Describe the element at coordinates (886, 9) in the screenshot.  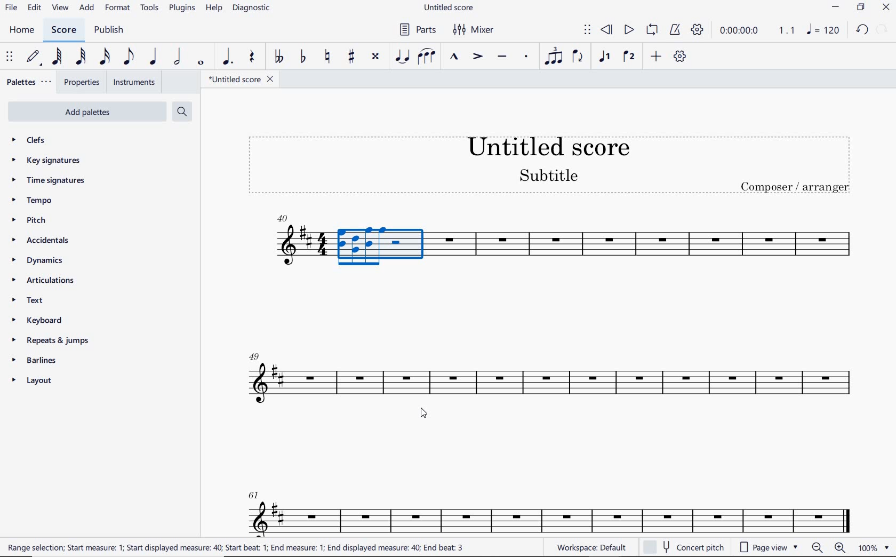
I see `CLOSE` at that location.